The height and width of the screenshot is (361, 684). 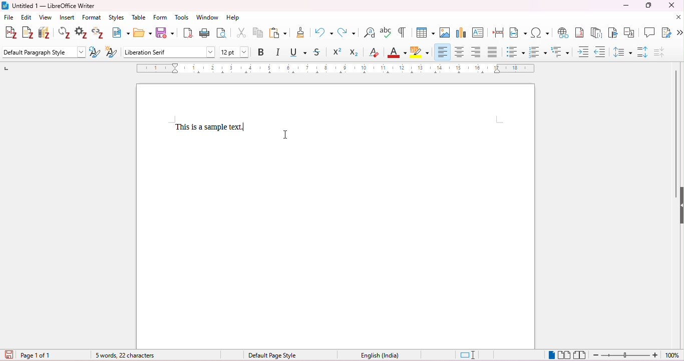 What do you see at coordinates (470, 355) in the screenshot?
I see `standard selection` at bounding box center [470, 355].